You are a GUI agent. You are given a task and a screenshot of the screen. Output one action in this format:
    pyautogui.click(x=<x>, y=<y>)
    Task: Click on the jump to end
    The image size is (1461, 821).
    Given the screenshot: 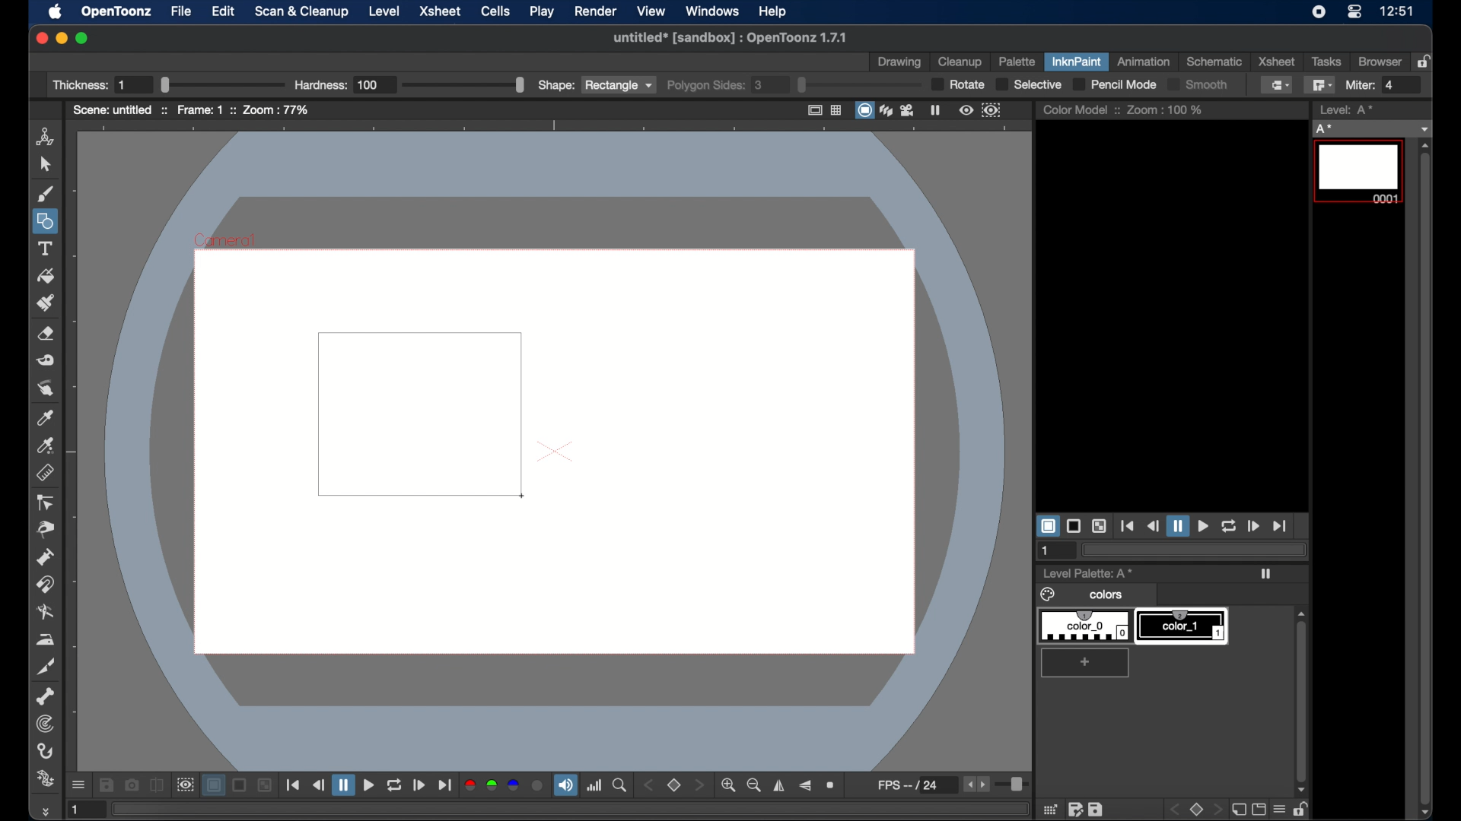 What is the action you would take?
    pyautogui.click(x=1280, y=526)
    